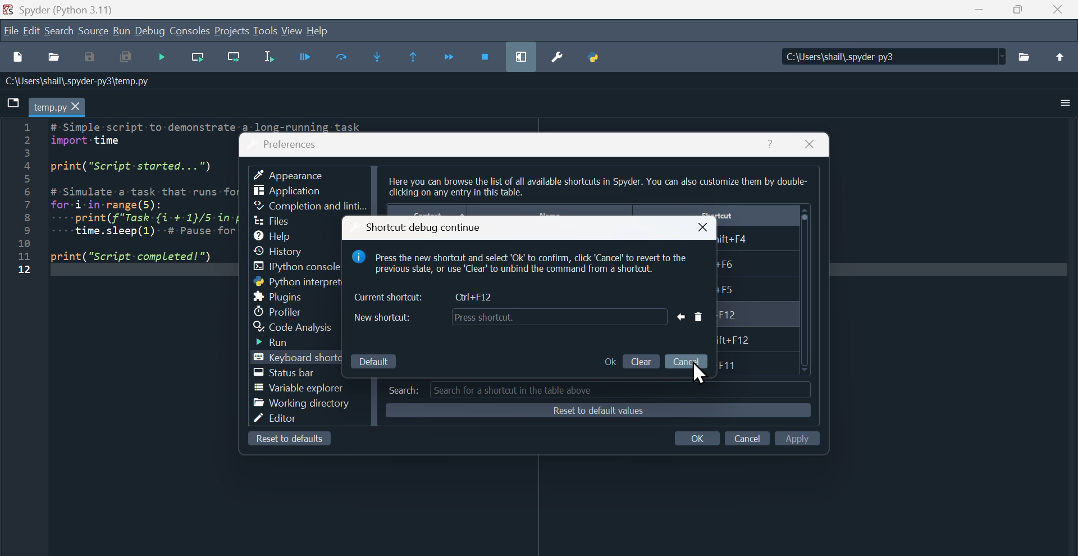  I want to click on Run selection, so click(271, 58).